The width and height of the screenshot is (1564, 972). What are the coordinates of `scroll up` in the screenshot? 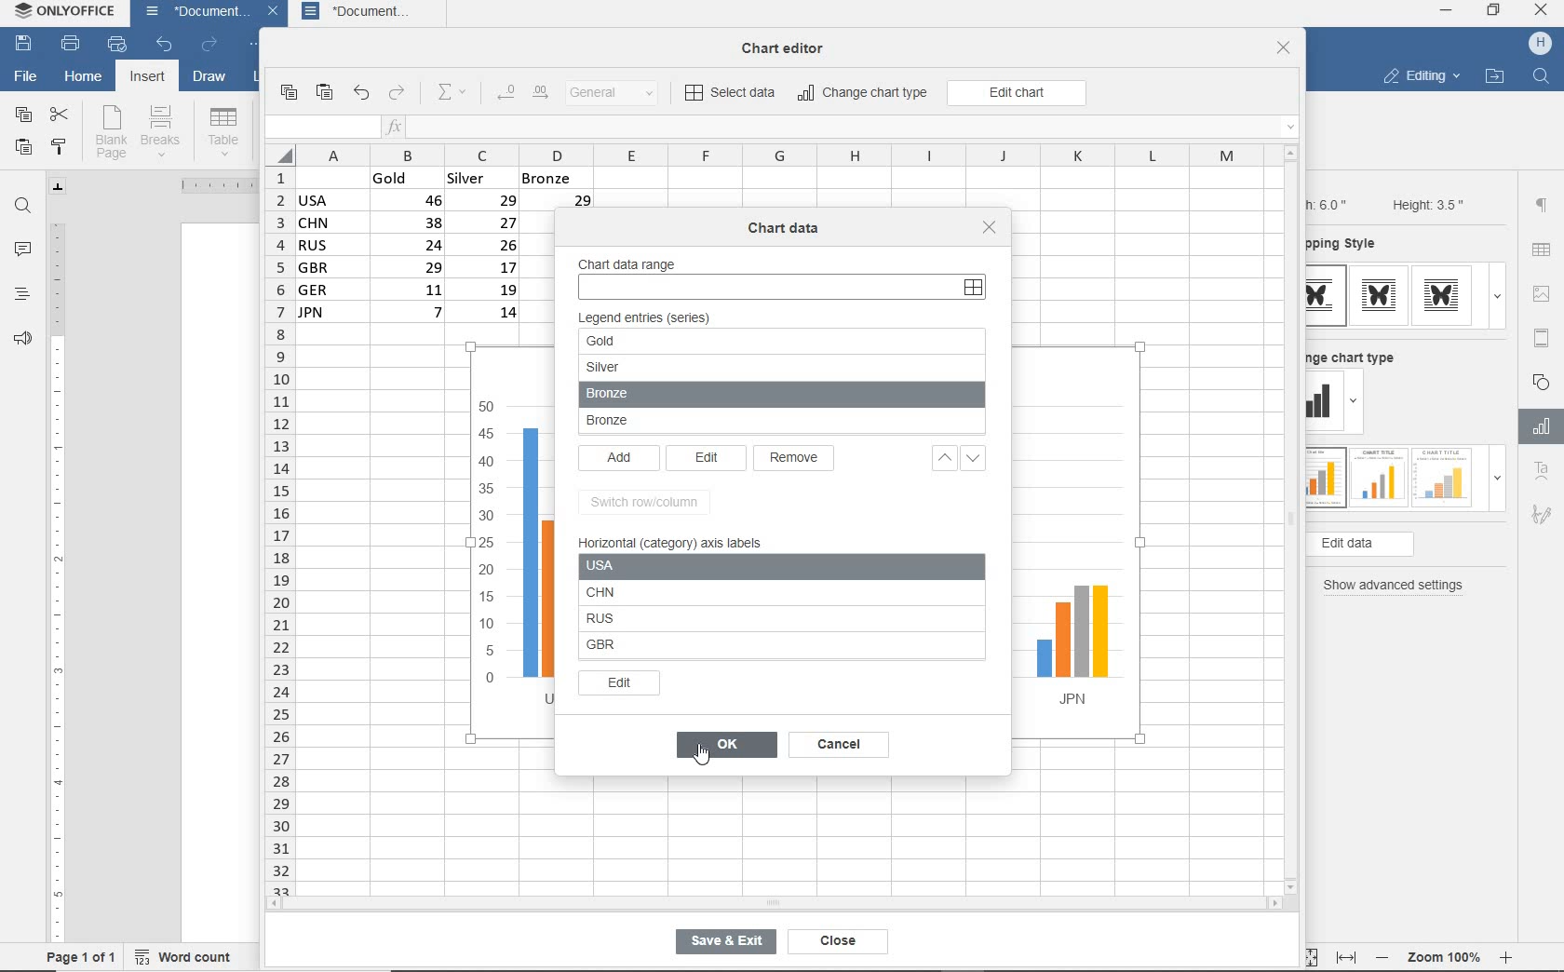 It's located at (1291, 153).